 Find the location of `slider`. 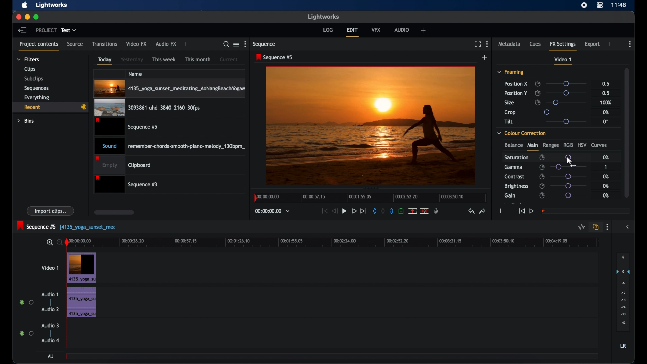

slider is located at coordinates (566, 83).